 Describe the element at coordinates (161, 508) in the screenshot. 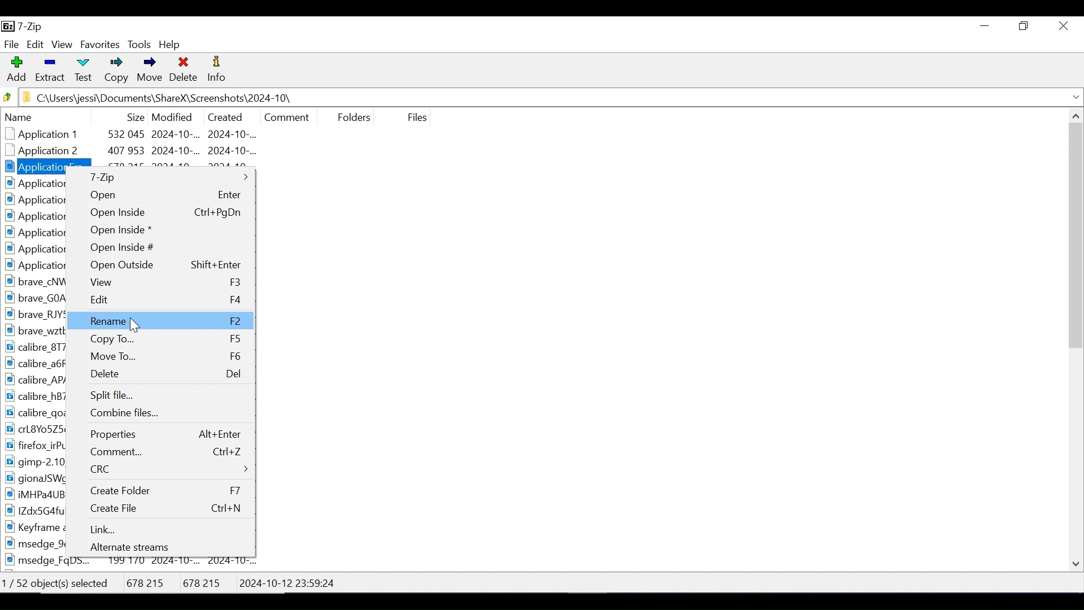

I see `Create File` at that location.